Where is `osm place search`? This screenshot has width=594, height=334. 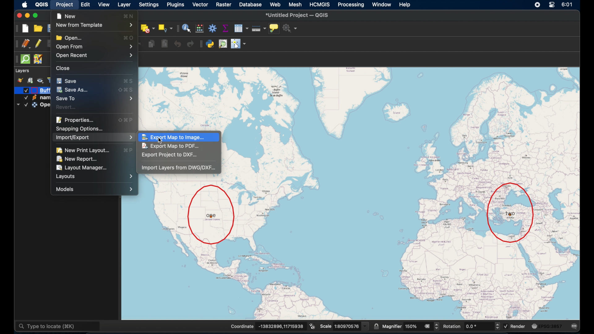 osm place search is located at coordinates (222, 44).